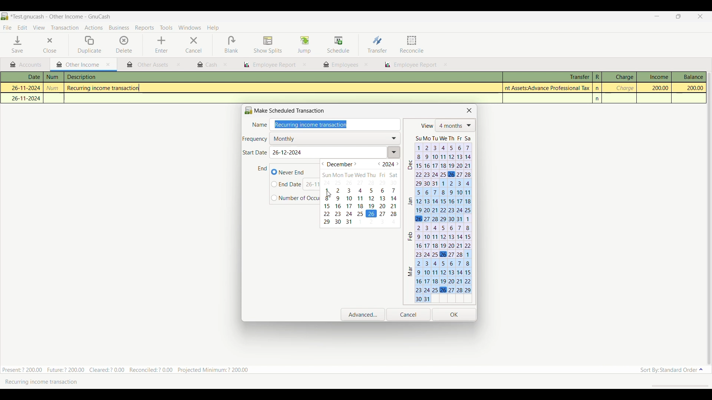 The image size is (712, 400). I want to click on Close current tab, so click(108, 65).